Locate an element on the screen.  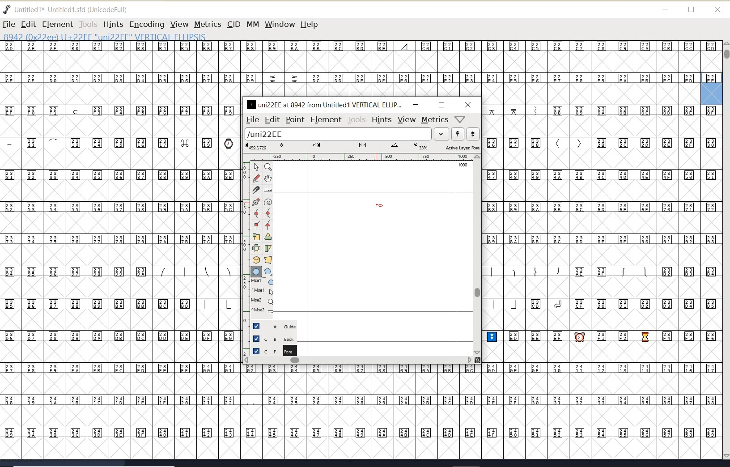
point is located at coordinates (294, 120).